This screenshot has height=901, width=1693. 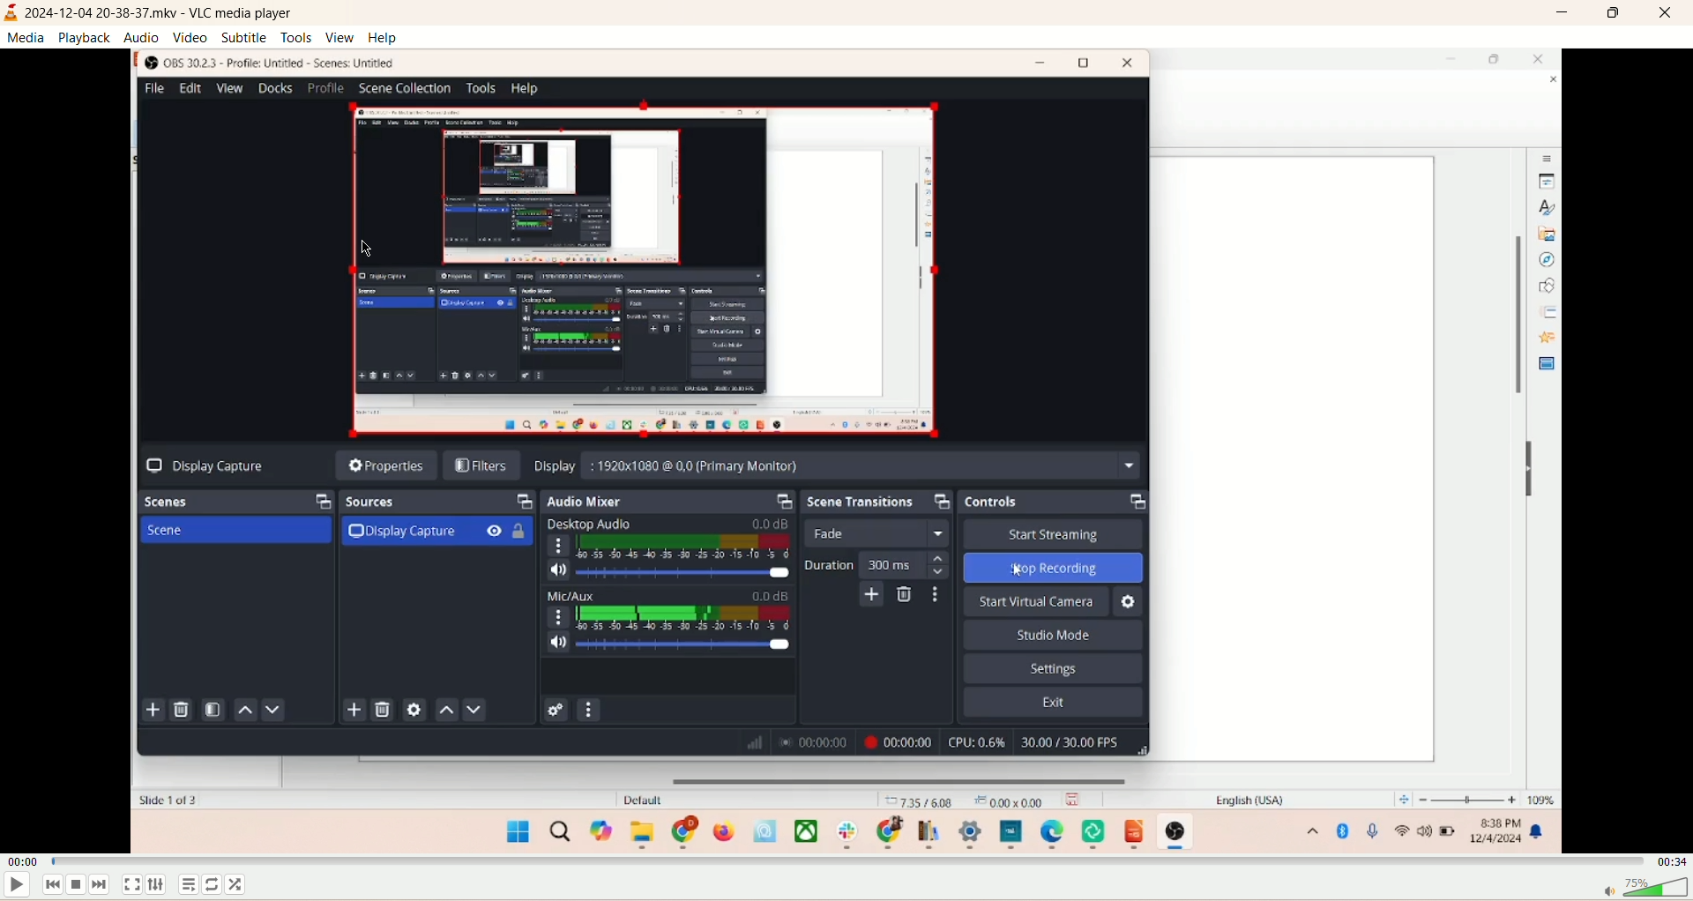 I want to click on help, so click(x=384, y=38).